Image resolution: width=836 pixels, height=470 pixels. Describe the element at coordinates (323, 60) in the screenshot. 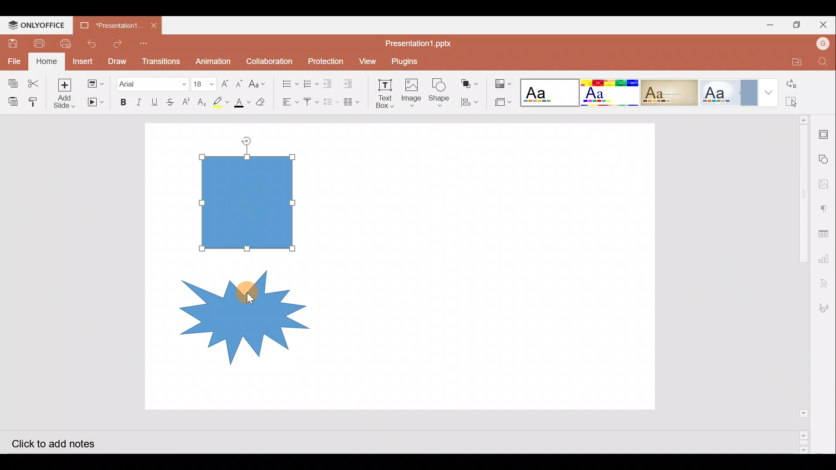

I see `Protection` at that location.